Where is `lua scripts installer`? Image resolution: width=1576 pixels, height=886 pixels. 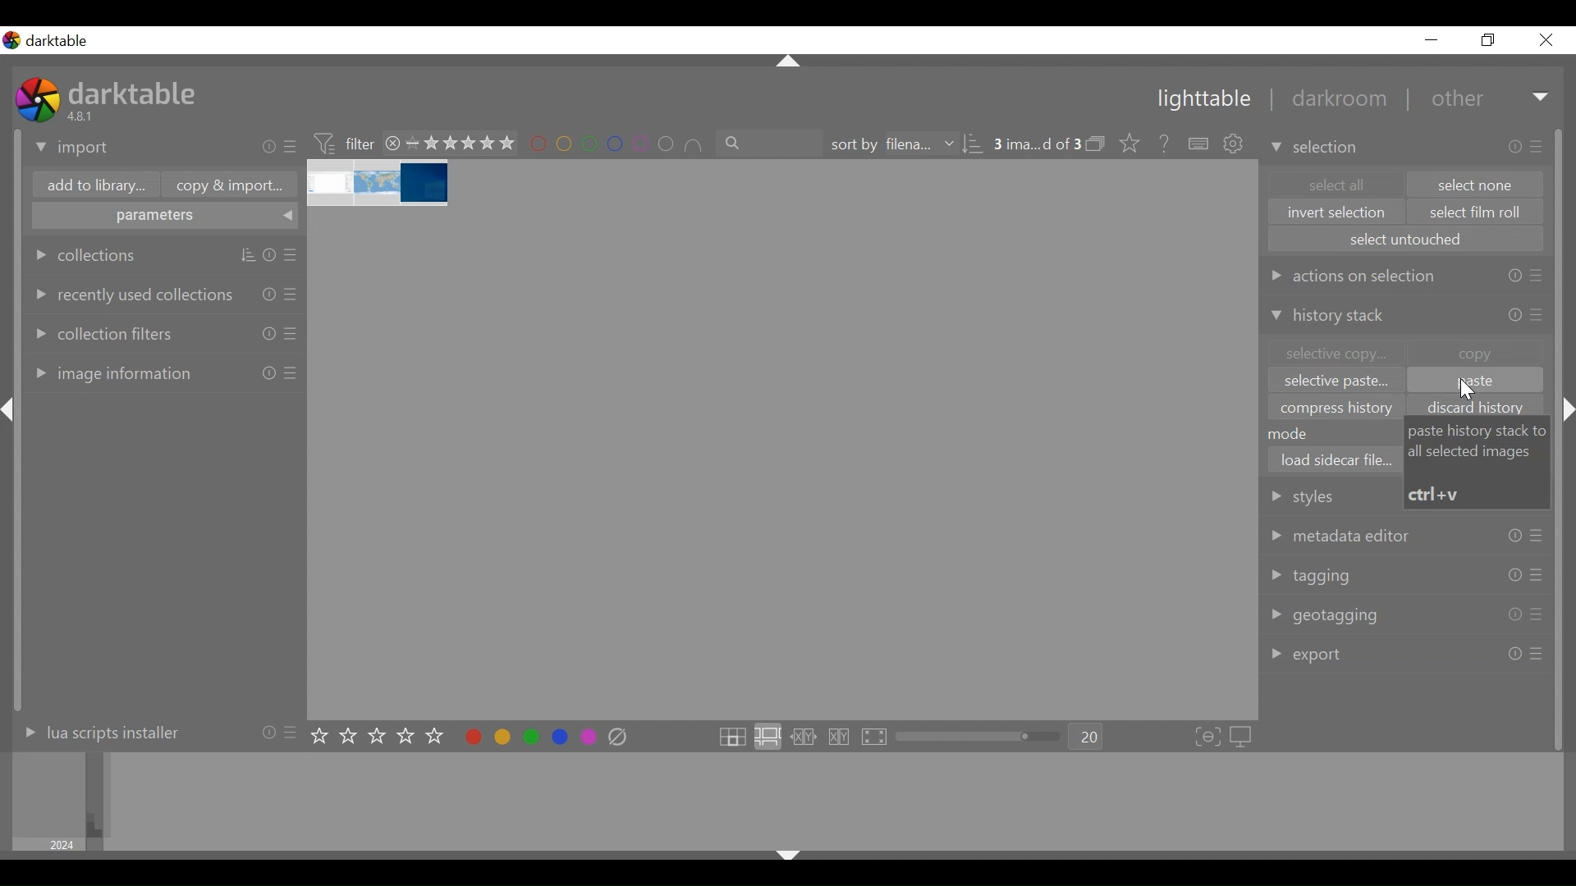 lua scripts installer is located at coordinates (98, 732).